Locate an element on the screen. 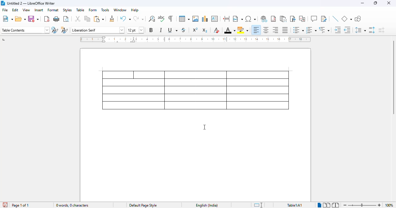 The image size is (396, 208). click to save the document is located at coordinates (5, 205).